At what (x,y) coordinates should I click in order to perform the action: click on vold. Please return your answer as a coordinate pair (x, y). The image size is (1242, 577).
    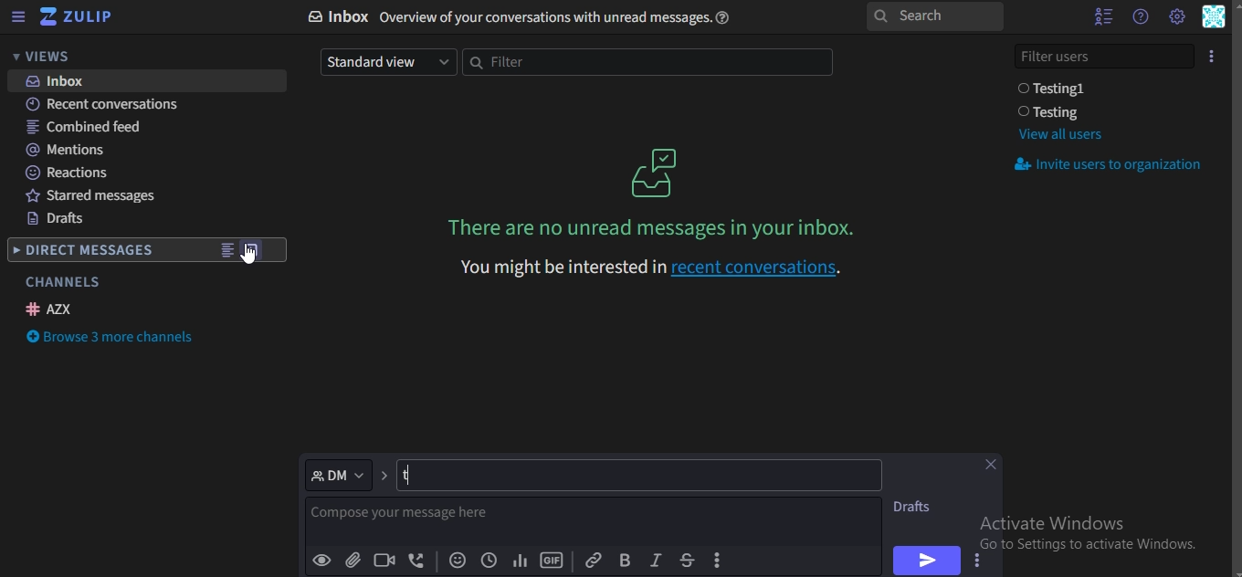
    Looking at the image, I should click on (625, 560).